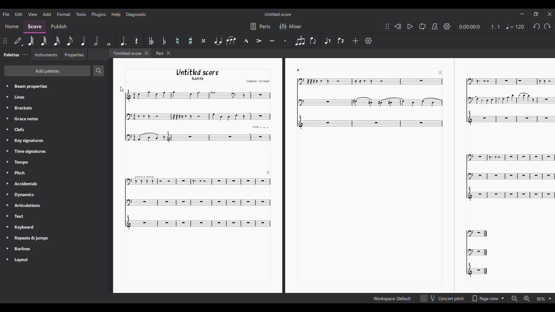 The image size is (555, 312). Describe the element at coordinates (547, 27) in the screenshot. I see `Undo` at that location.